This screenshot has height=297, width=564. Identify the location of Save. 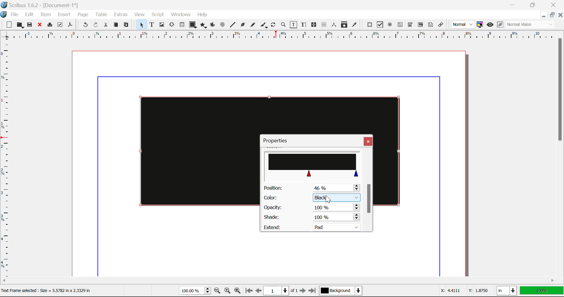
(30, 25).